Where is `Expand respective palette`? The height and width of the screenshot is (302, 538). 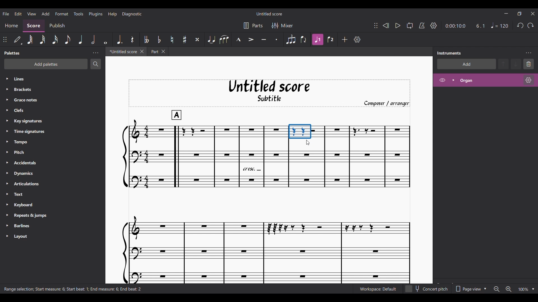
Expand respective palette is located at coordinates (7, 157).